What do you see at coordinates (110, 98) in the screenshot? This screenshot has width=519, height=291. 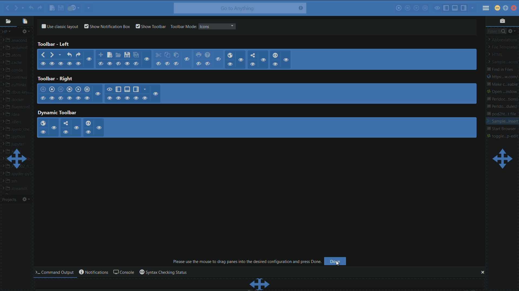 I see `hide/show` at bounding box center [110, 98].